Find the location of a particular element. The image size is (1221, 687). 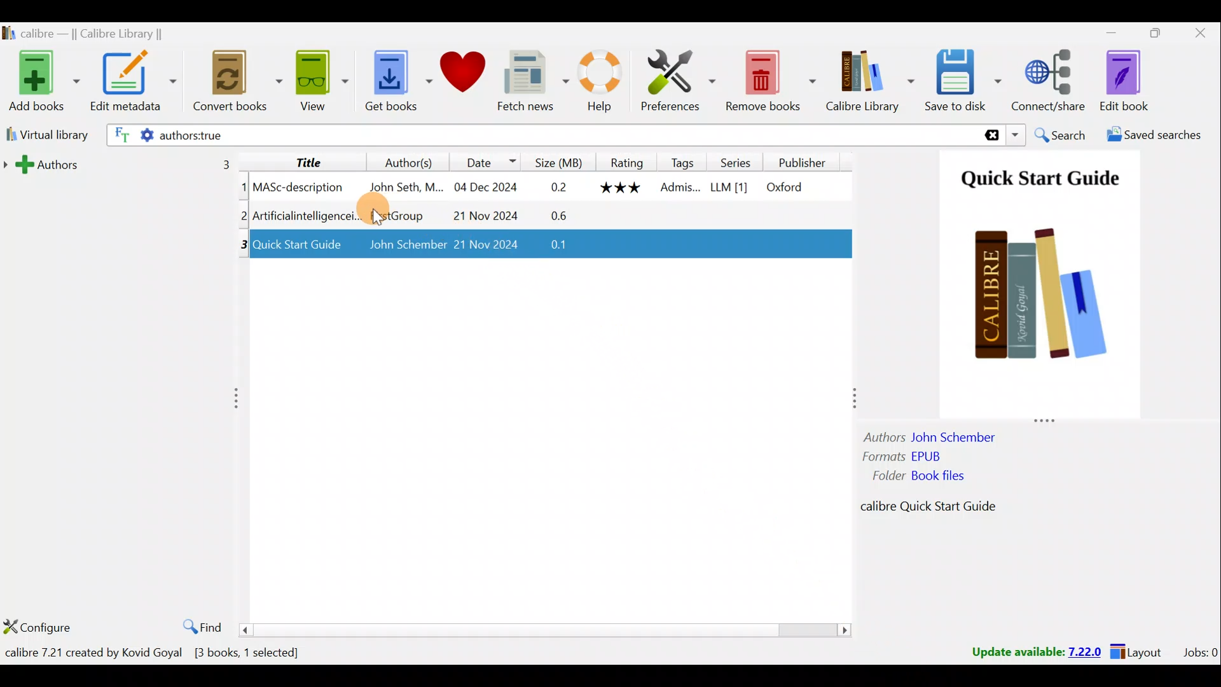

Tags is located at coordinates (683, 161).